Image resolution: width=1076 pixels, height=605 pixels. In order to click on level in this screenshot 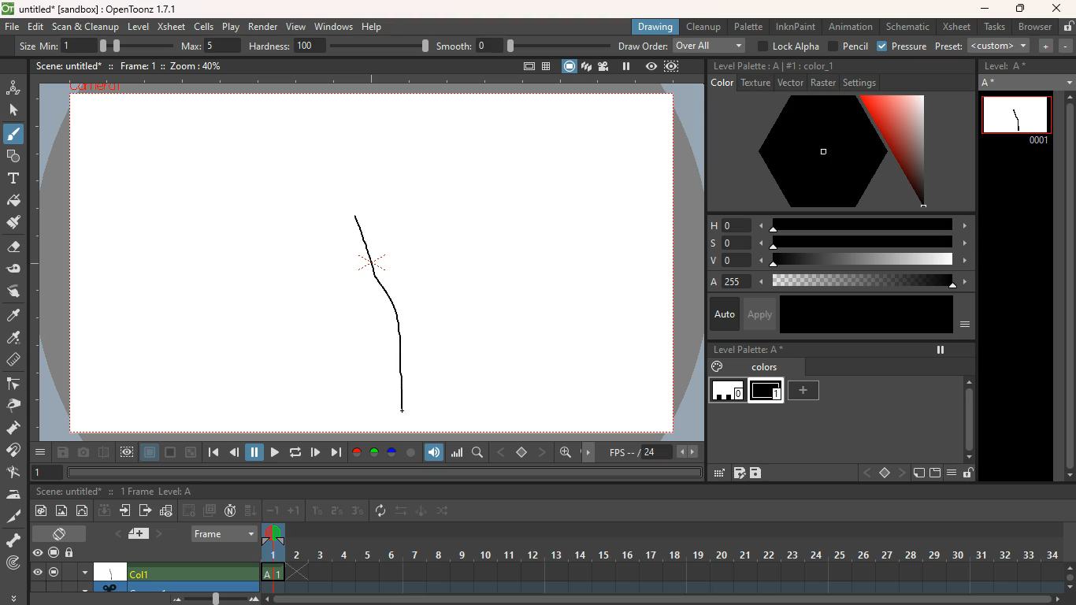, I will do `click(140, 26)`.